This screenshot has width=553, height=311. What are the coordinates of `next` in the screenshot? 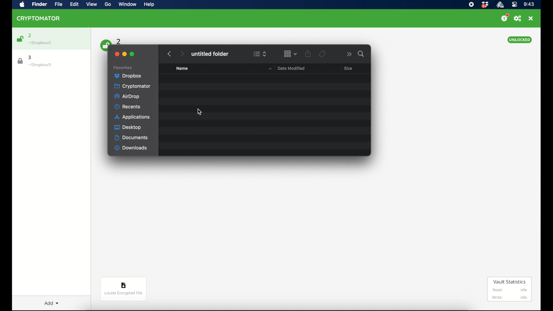 It's located at (182, 54).